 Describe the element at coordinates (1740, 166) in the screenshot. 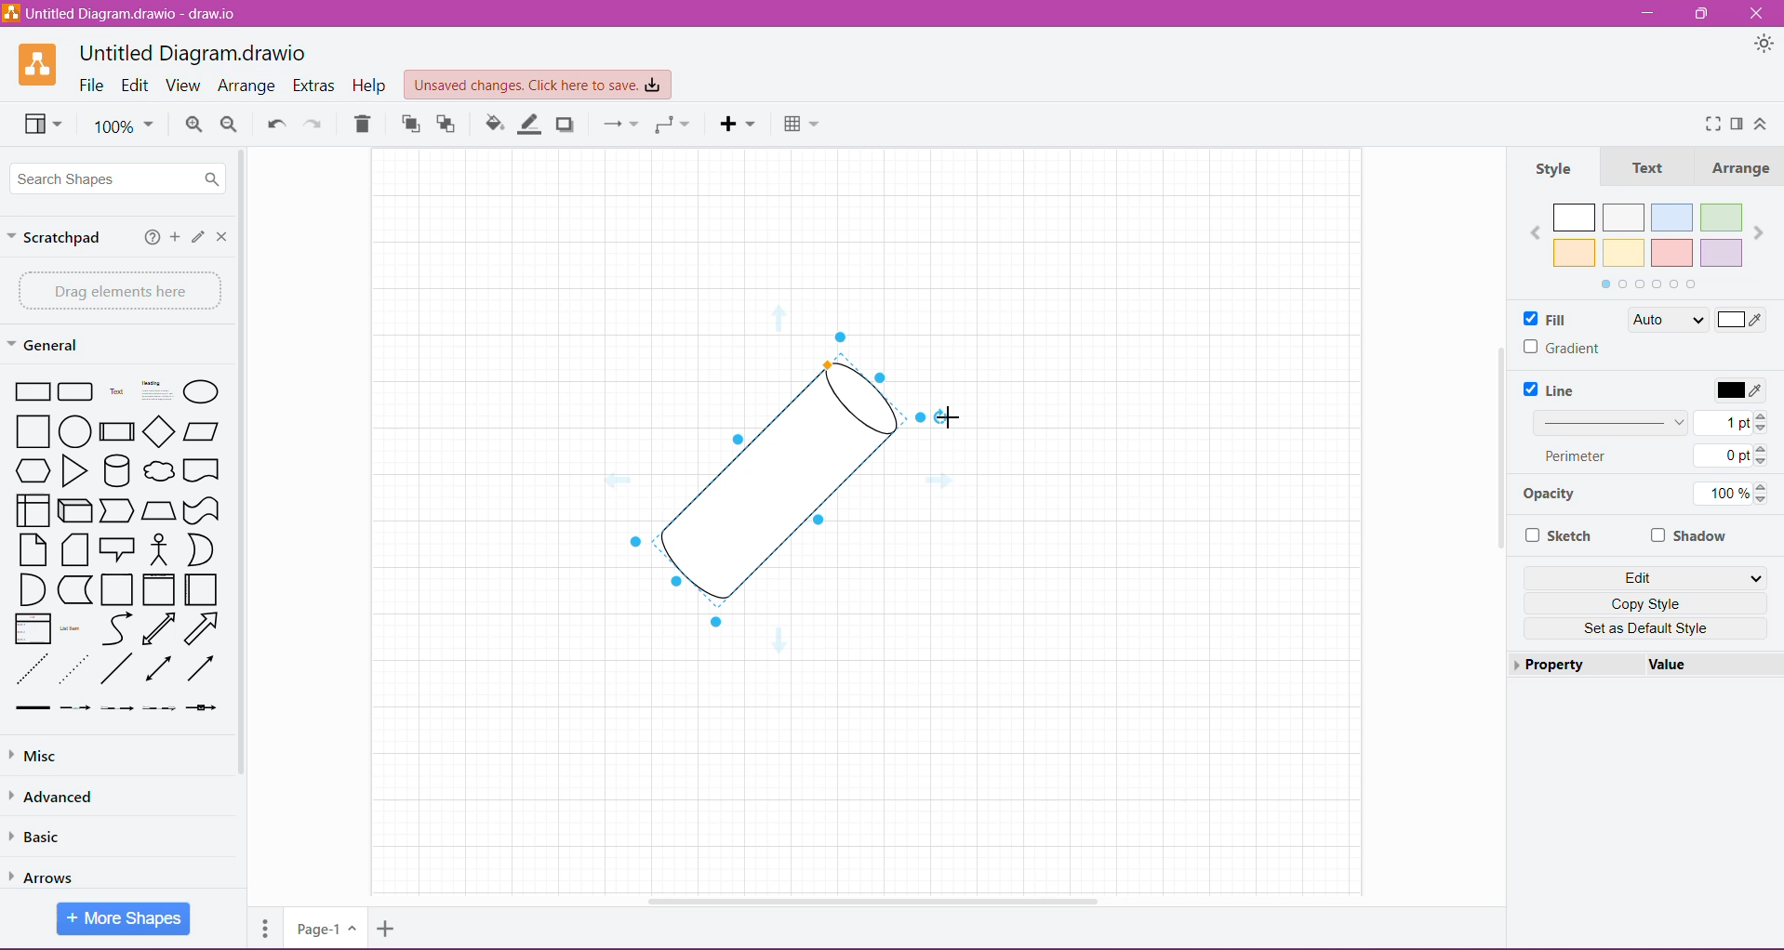

I see `Arrange` at that location.